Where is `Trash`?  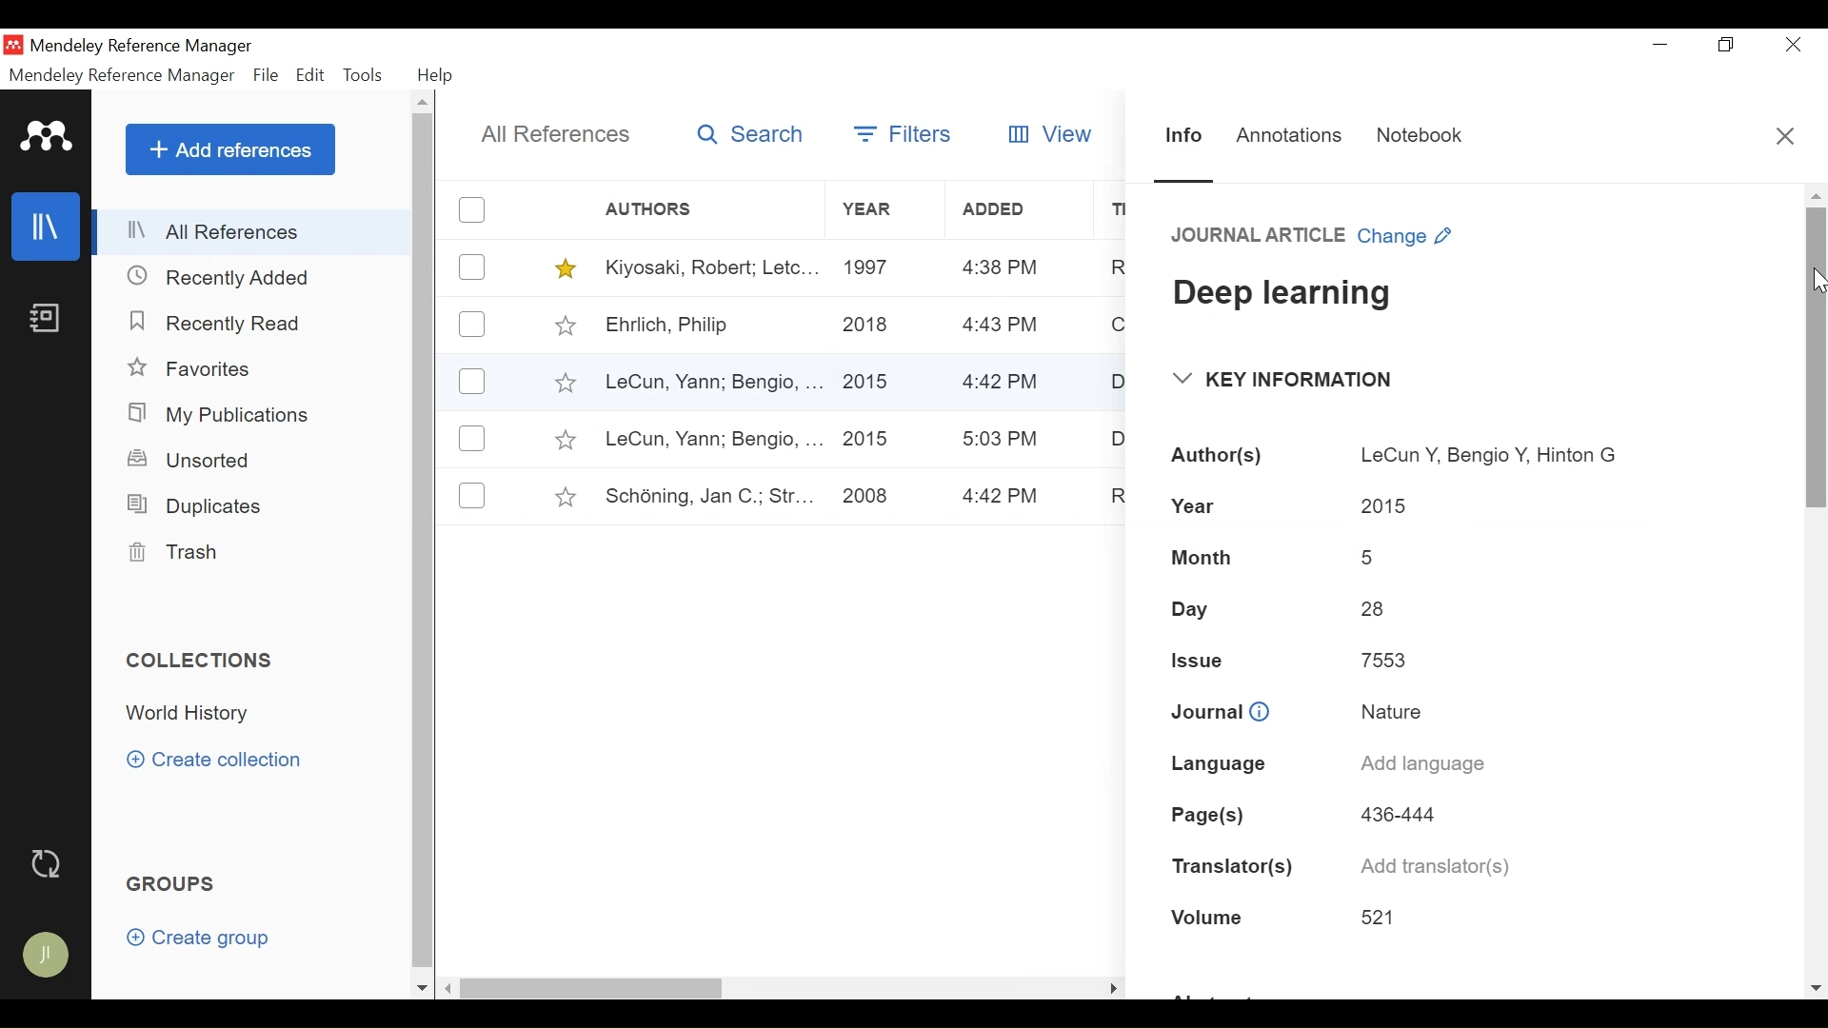 Trash is located at coordinates (172, 553).